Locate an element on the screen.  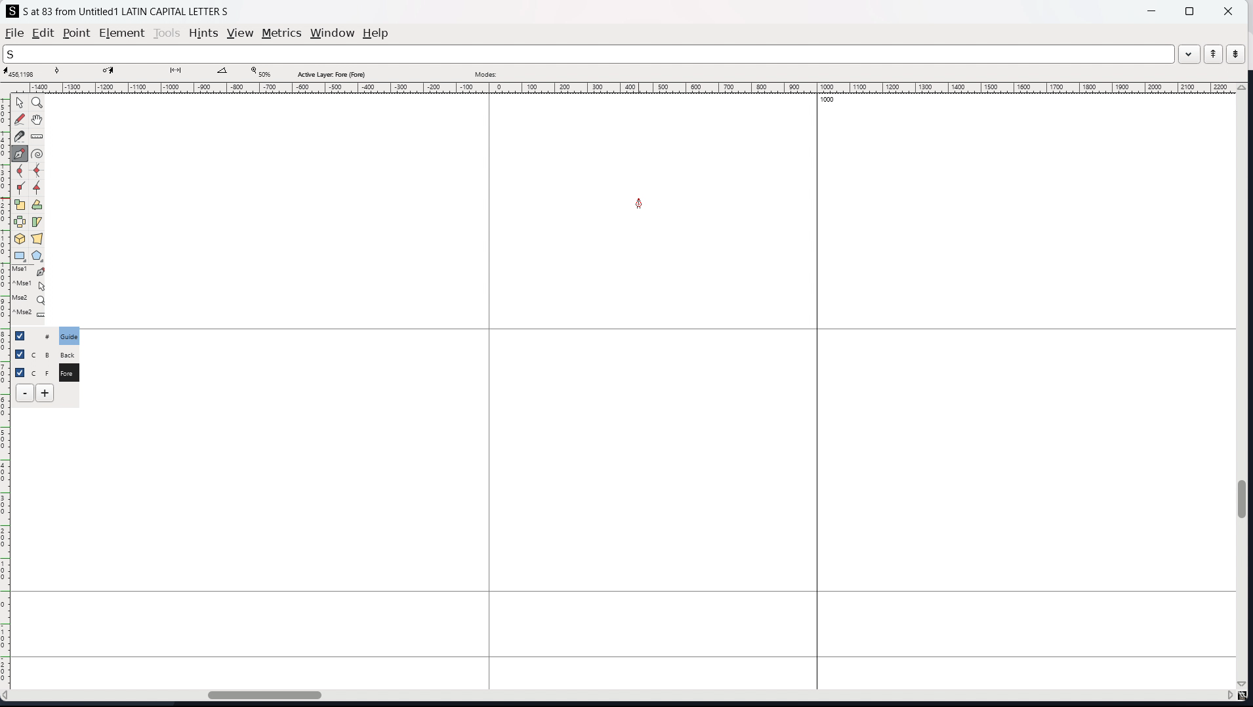
^Mse1 is located at coordinates (30, 285).